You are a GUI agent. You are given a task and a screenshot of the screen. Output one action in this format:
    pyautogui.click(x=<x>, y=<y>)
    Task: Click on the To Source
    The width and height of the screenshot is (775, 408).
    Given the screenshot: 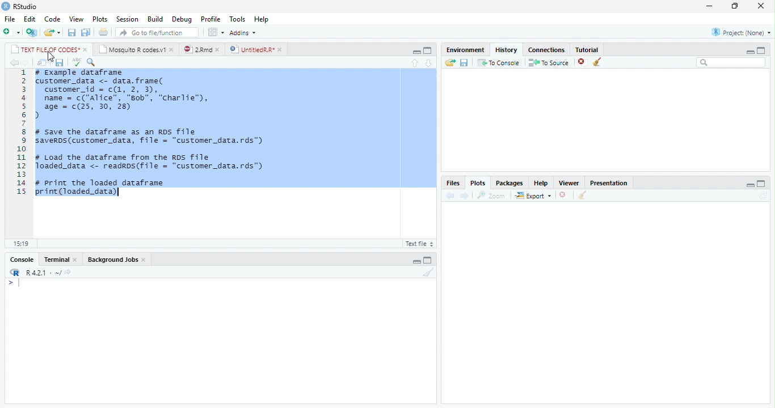 What is the action you would take?
    pyautogui.click(x=548, y=62)
    